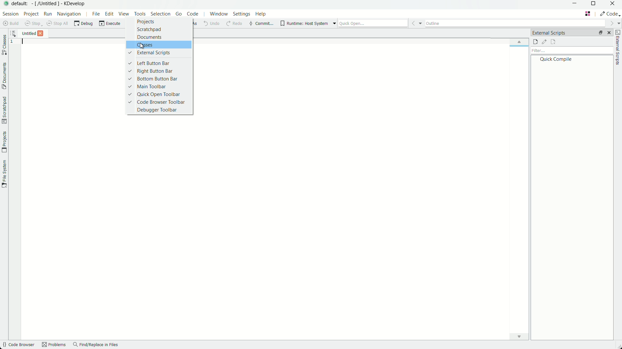 The image size is (622, 349). I want to click on file, so click(96, 15).